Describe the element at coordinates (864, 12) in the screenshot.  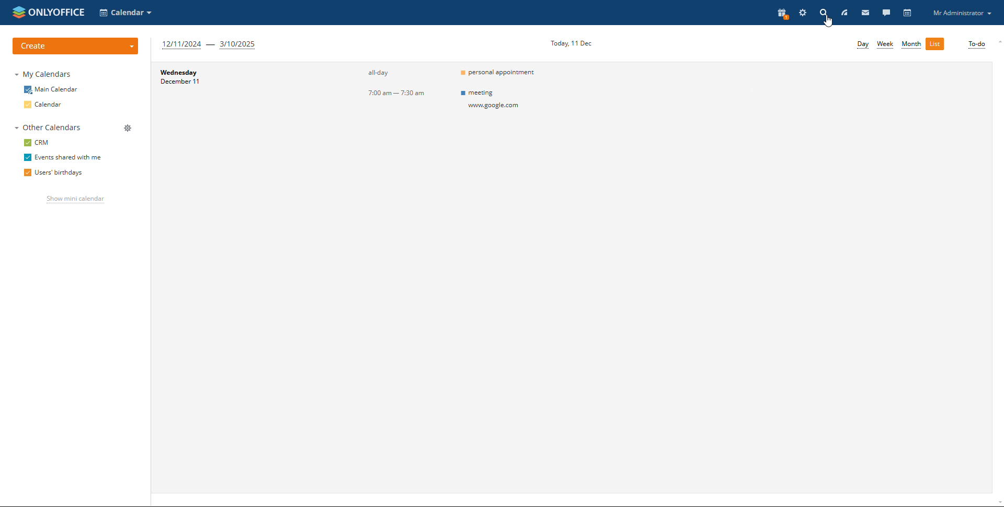
I see `mail` at that location.